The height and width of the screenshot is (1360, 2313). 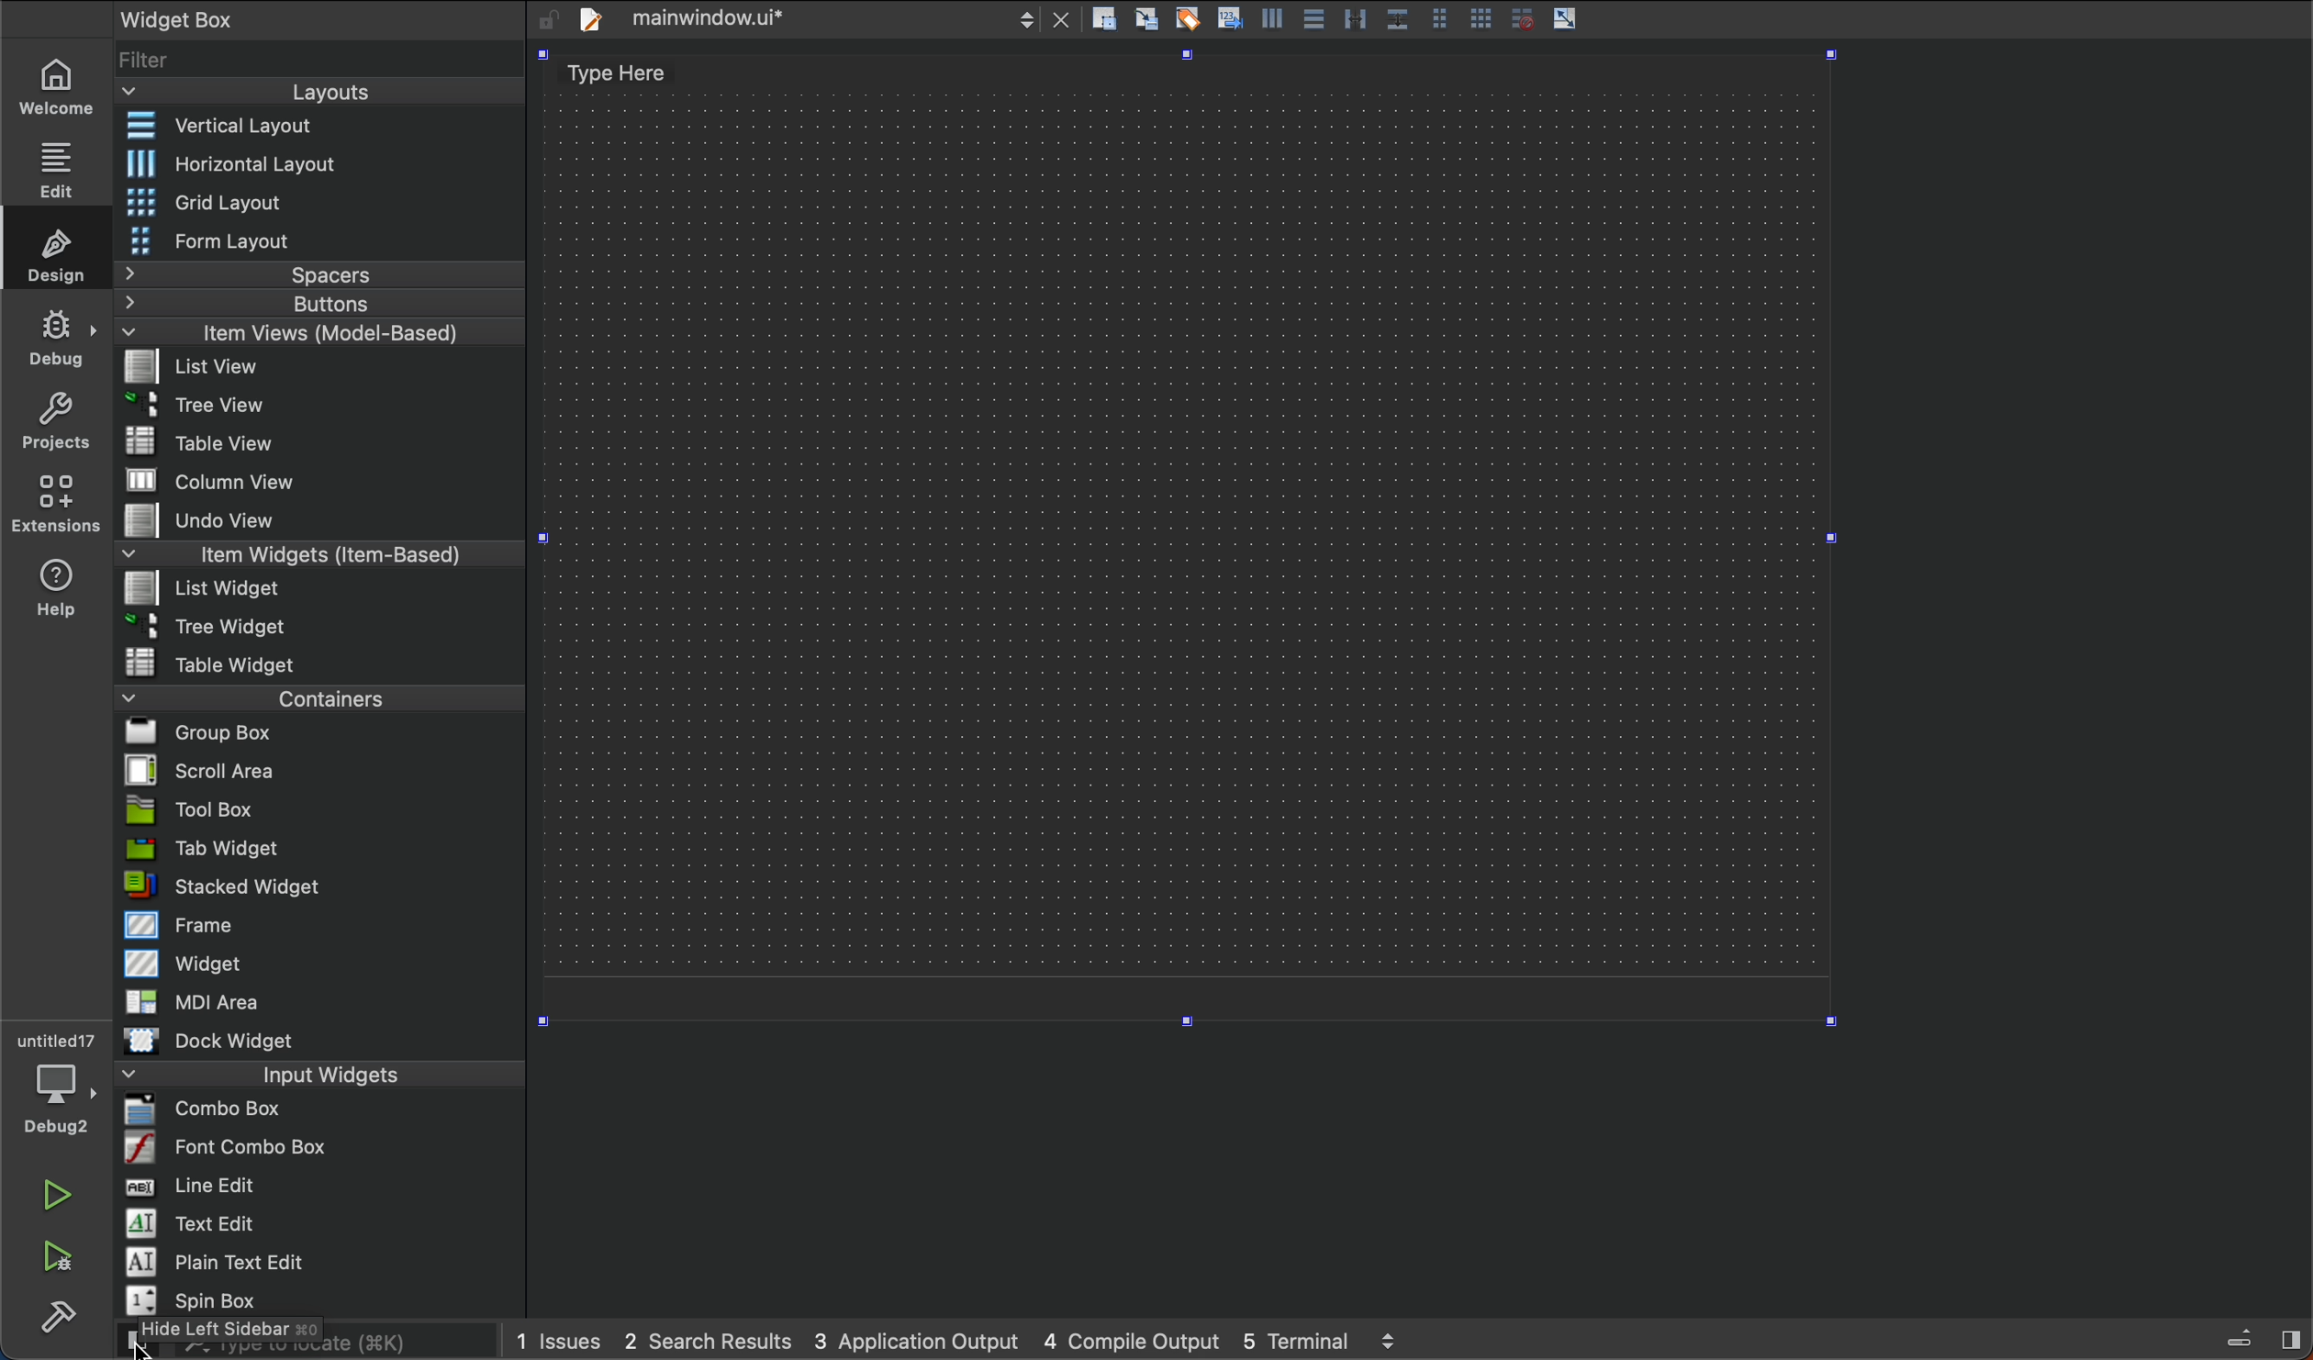 I want to click on , so click(x=1146, y=17).